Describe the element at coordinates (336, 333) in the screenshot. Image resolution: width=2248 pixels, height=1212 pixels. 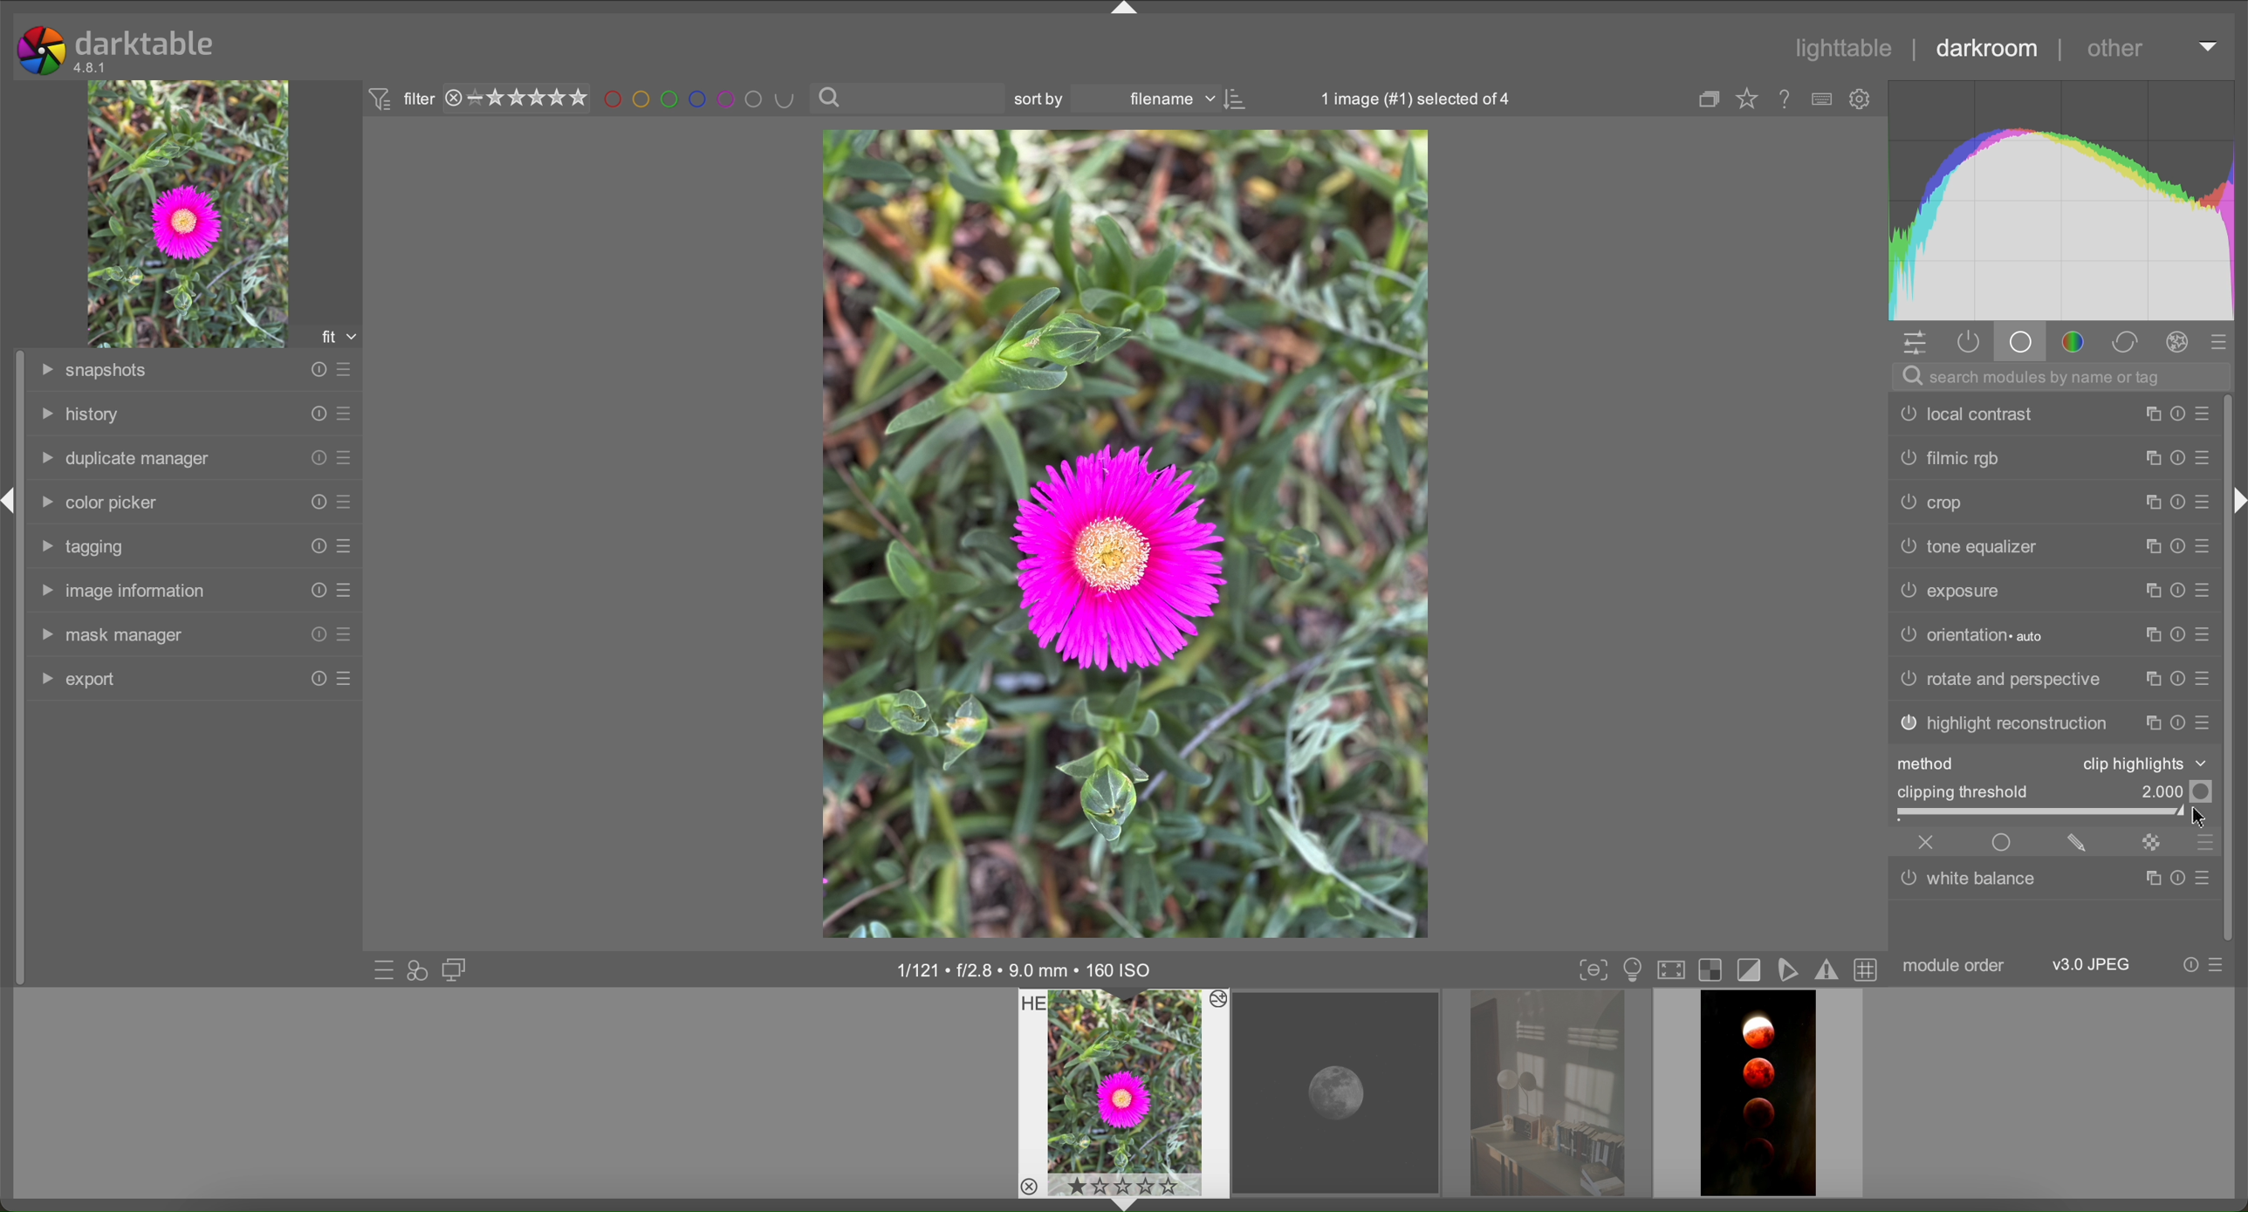
I see `fit` at that location.